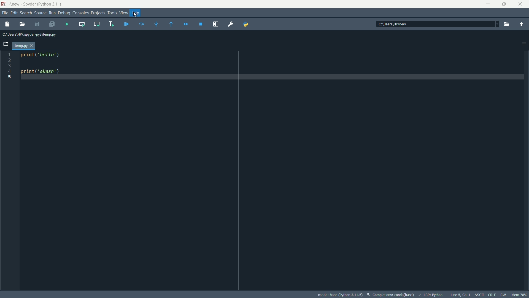 The width and height of the screenshot is (529, 298). I want to click on directory, so click(436, 25).